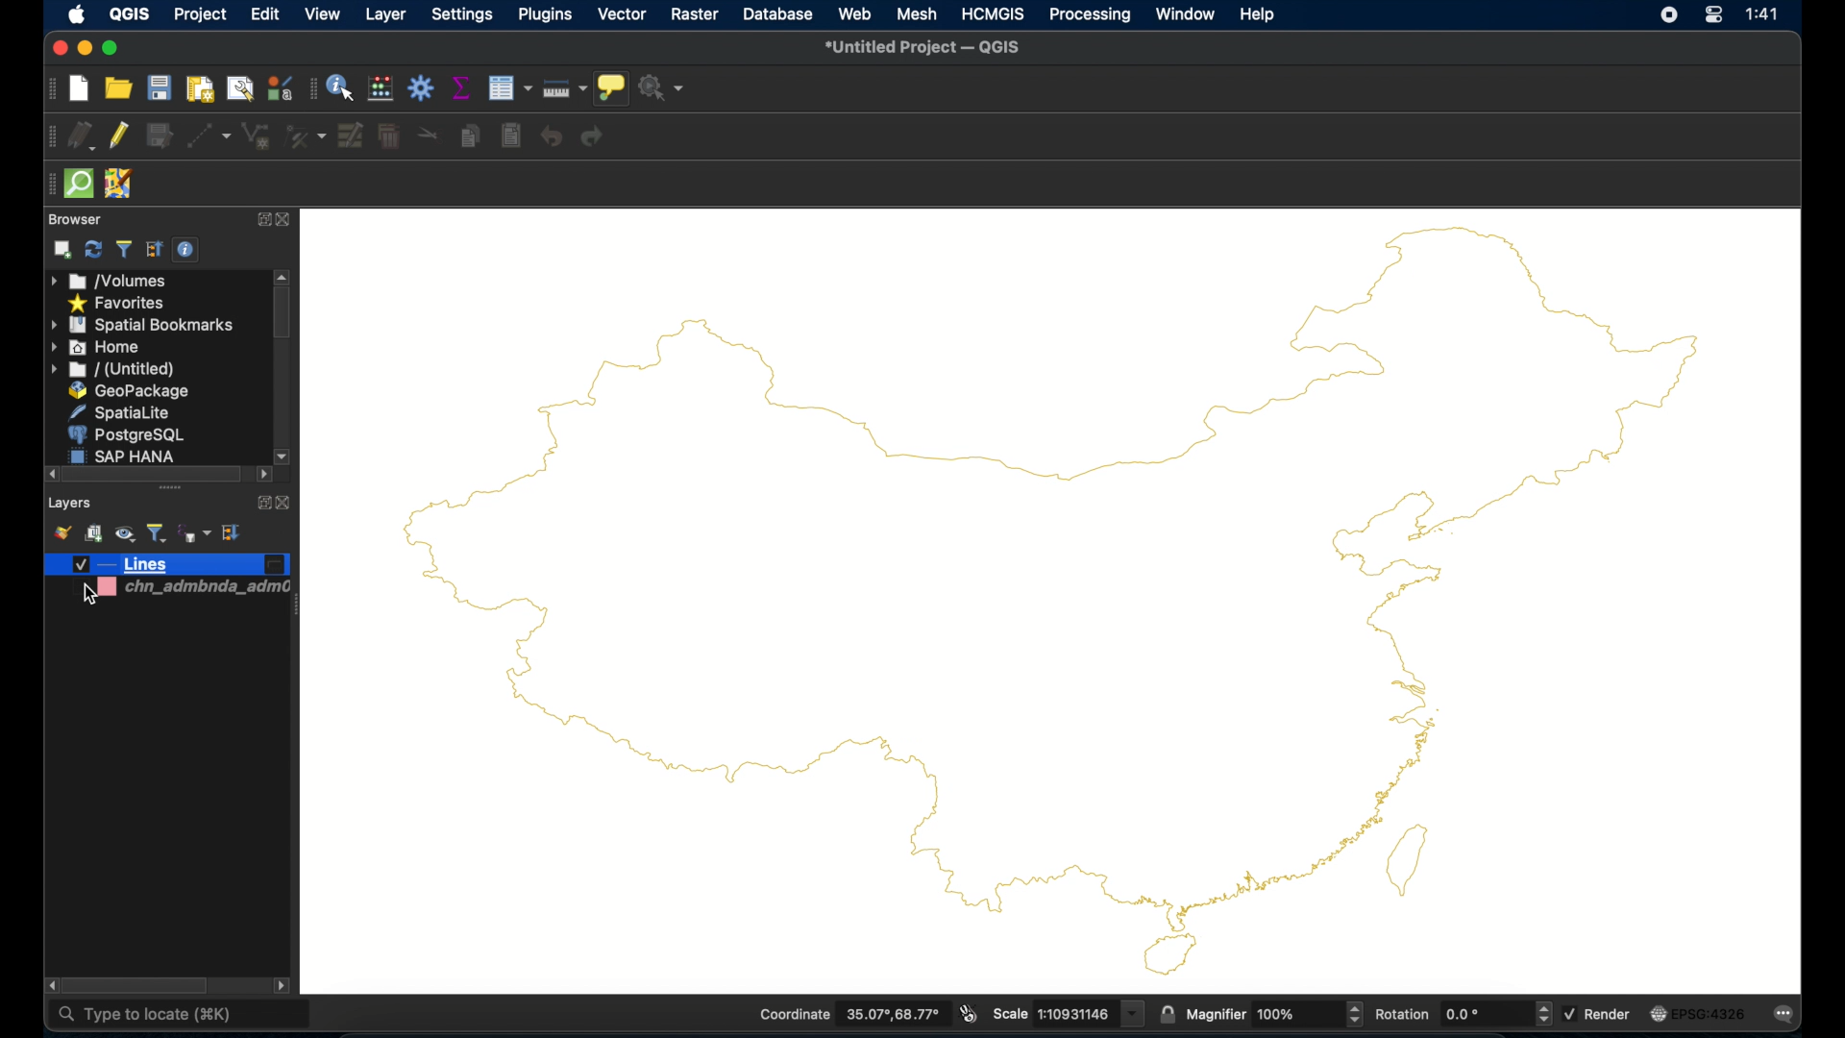 This screenshot has width=1845, height=1038. Describe the element at coordinates (1185, 13) in the screenshot. I see `window` at that location.